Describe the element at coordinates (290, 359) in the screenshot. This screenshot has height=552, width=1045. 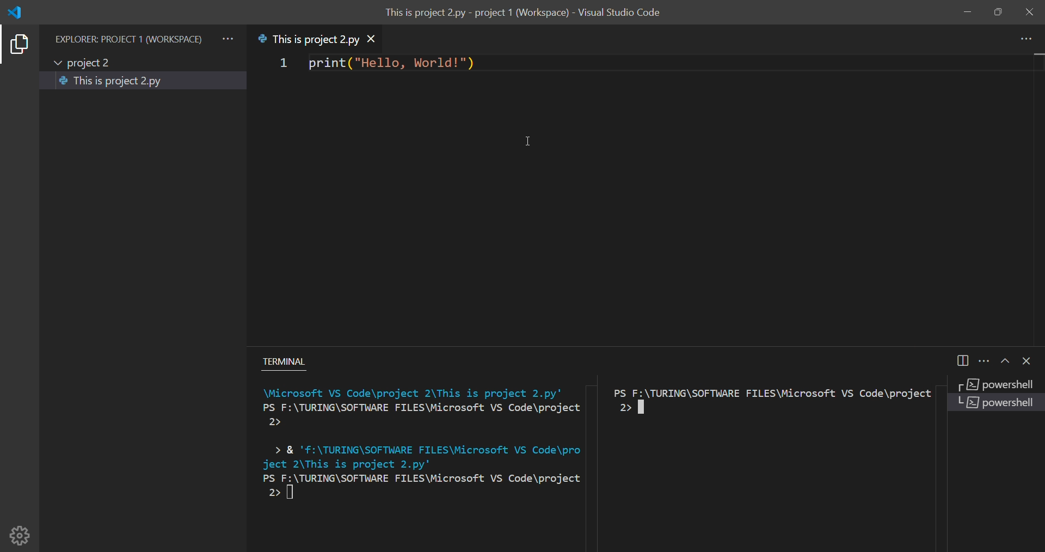
I see `terminal` at that location.